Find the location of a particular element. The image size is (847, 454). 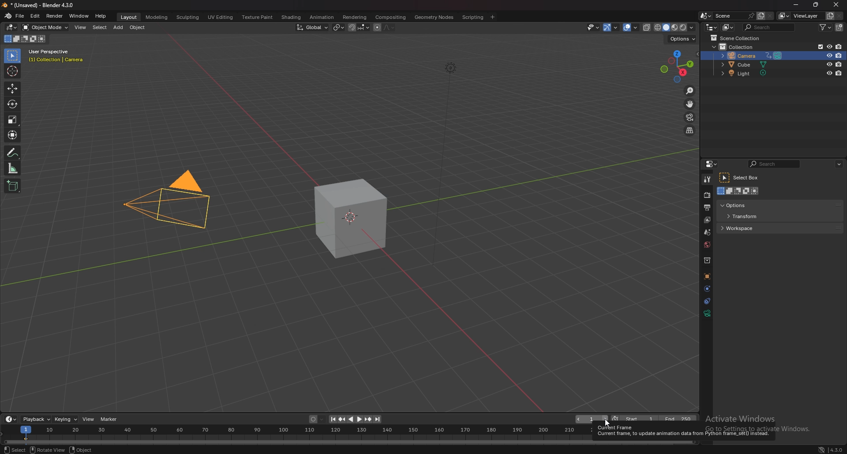

edit is located at coordinates (36, 15).